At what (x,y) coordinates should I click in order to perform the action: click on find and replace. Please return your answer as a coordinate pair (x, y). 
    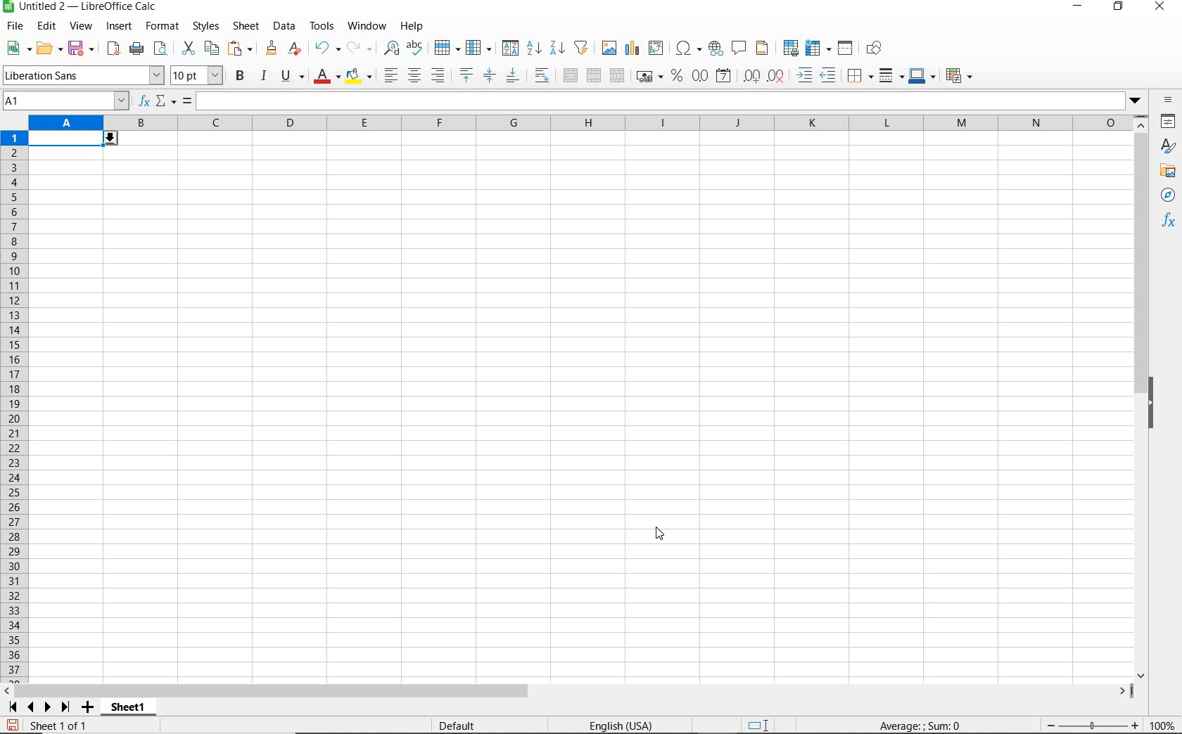
    Looking at the image, I should click on (390, 49).